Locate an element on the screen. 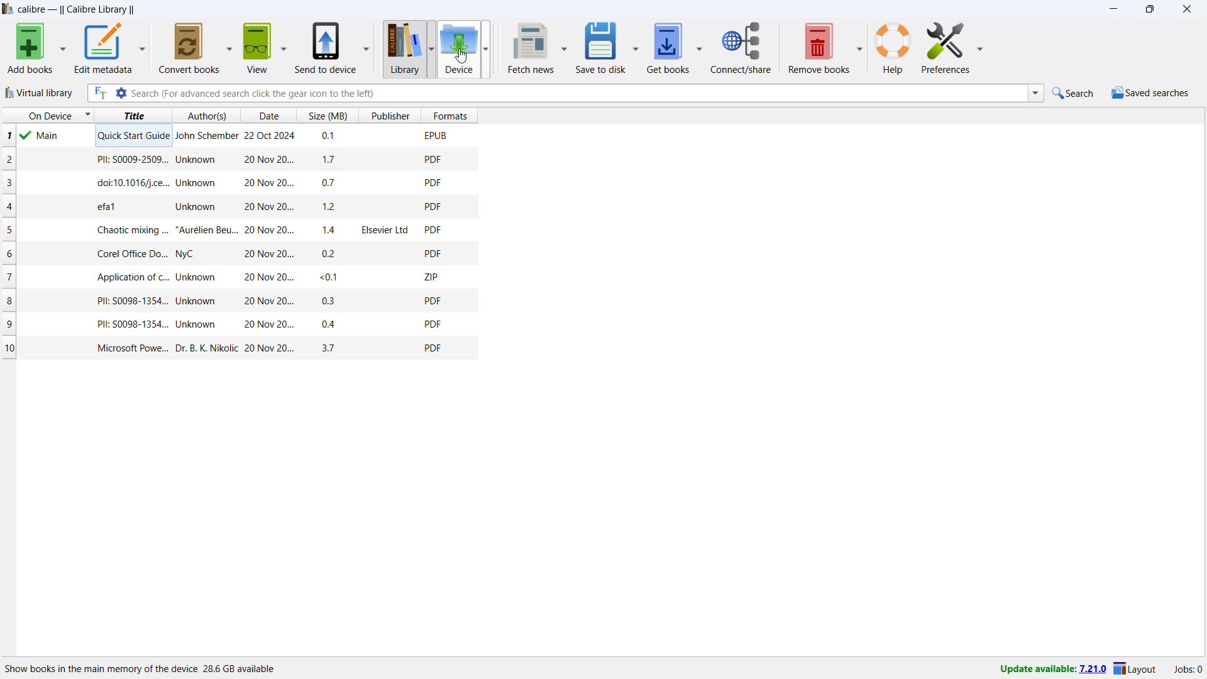 The height and width of the screenshot is (679, 1207). logo is located at coordinates (8, 9).